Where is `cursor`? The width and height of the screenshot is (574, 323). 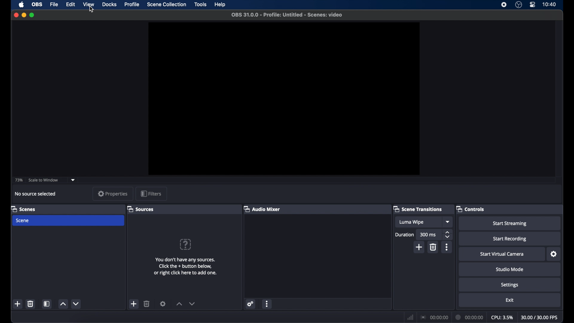
cursor is located at coordinates (91, 9).